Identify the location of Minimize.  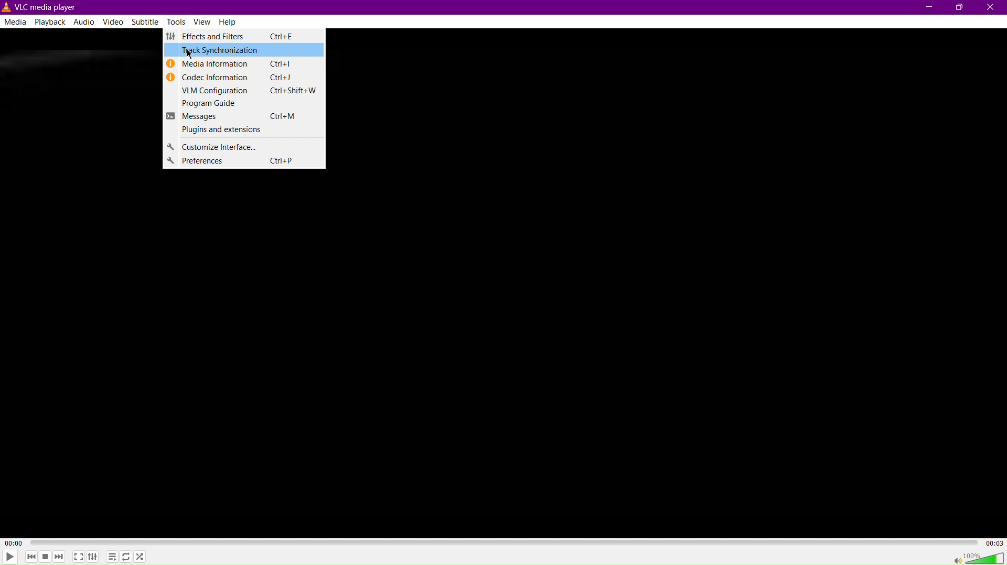
(926, 8).